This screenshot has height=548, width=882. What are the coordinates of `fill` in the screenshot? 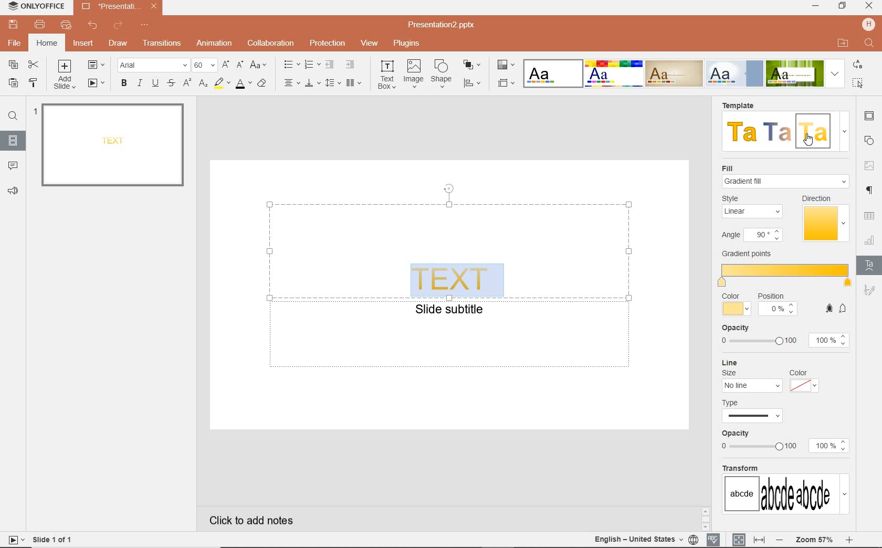 It's located at (785, 177).